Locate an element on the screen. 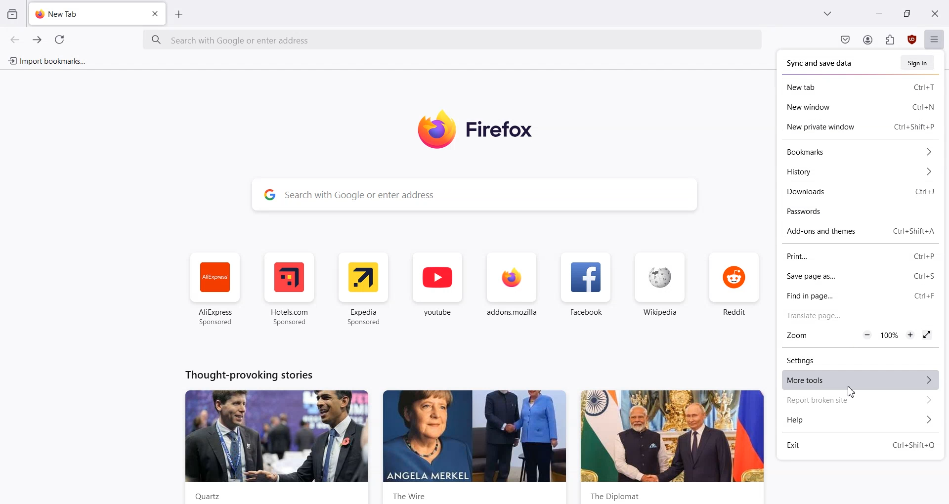 The height and width of the screenshot is (504, 949). Zoom in is located at coordinates (911, 335).